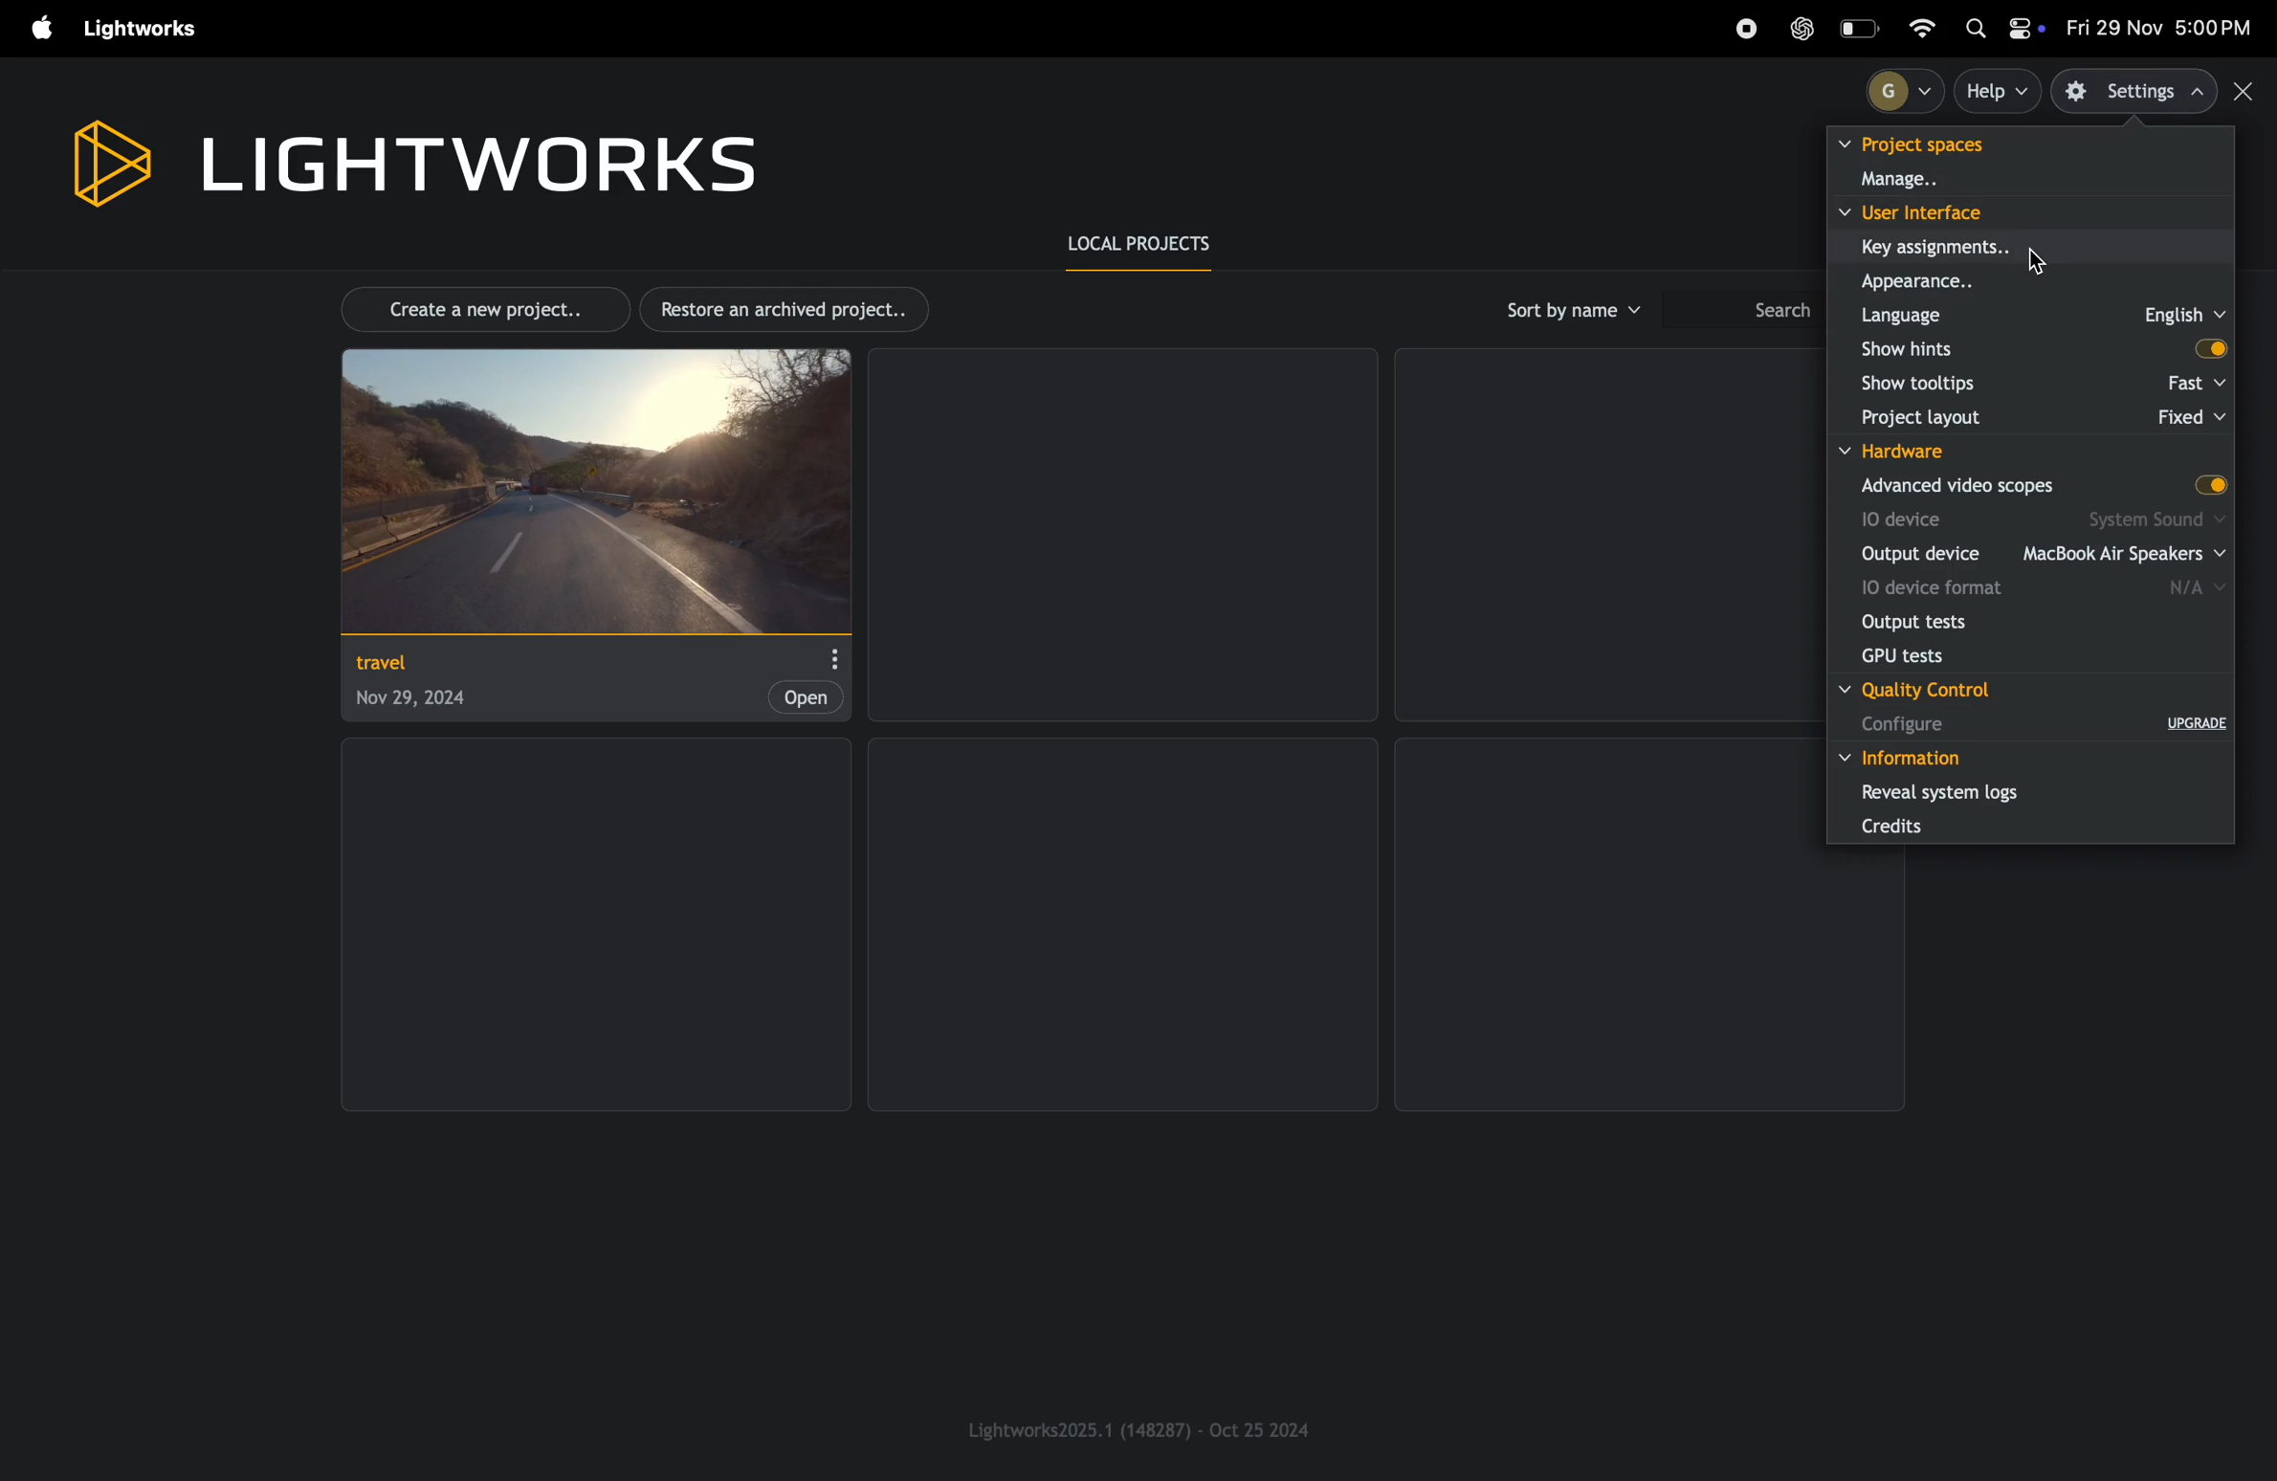 The image size is (2277, 1481). What do you see at coordinates (2028, 792) in the screenshot?
I see `reveal systems` at bounding box center [2028, 792].